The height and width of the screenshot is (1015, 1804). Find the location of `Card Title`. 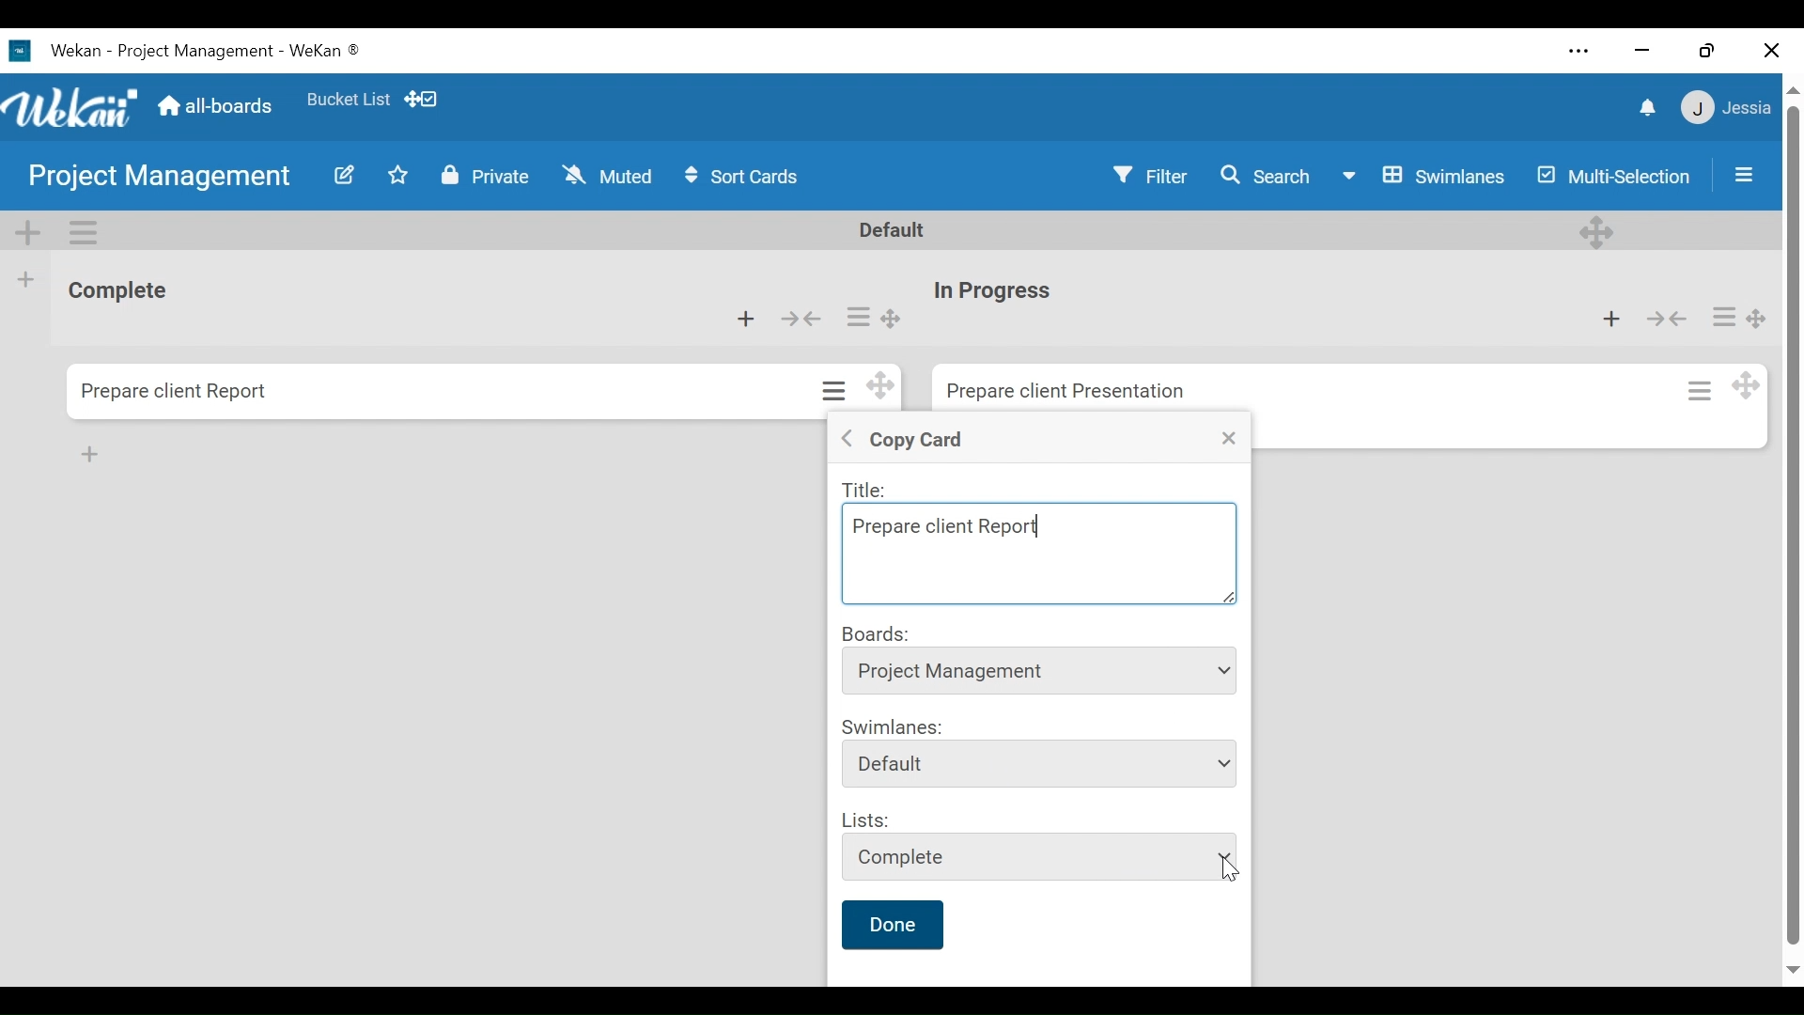

Card Title is located at coordinates (1074, 391).